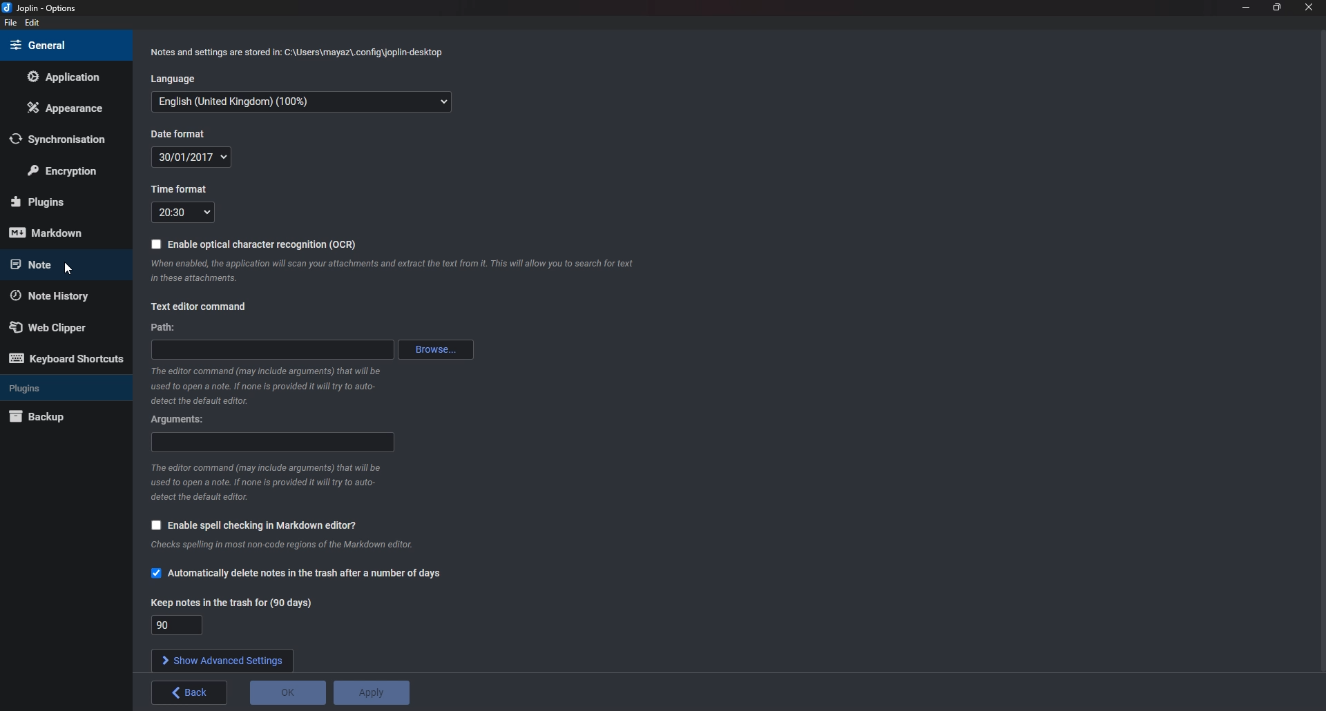 The image size is (1326, 711). I want to click on Keep notes in the trash for, so click(233, 602).